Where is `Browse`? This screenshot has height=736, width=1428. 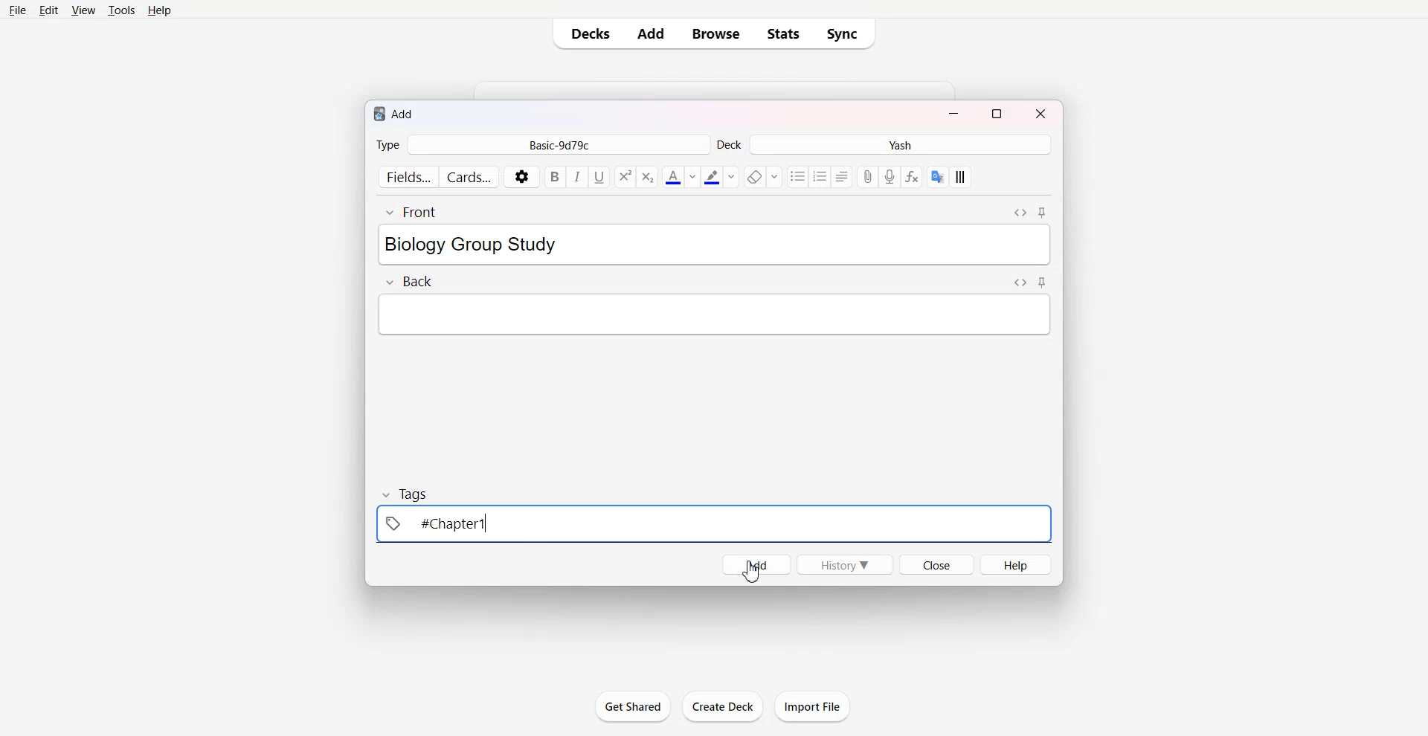 Browse is located at coordinates (714, 33).